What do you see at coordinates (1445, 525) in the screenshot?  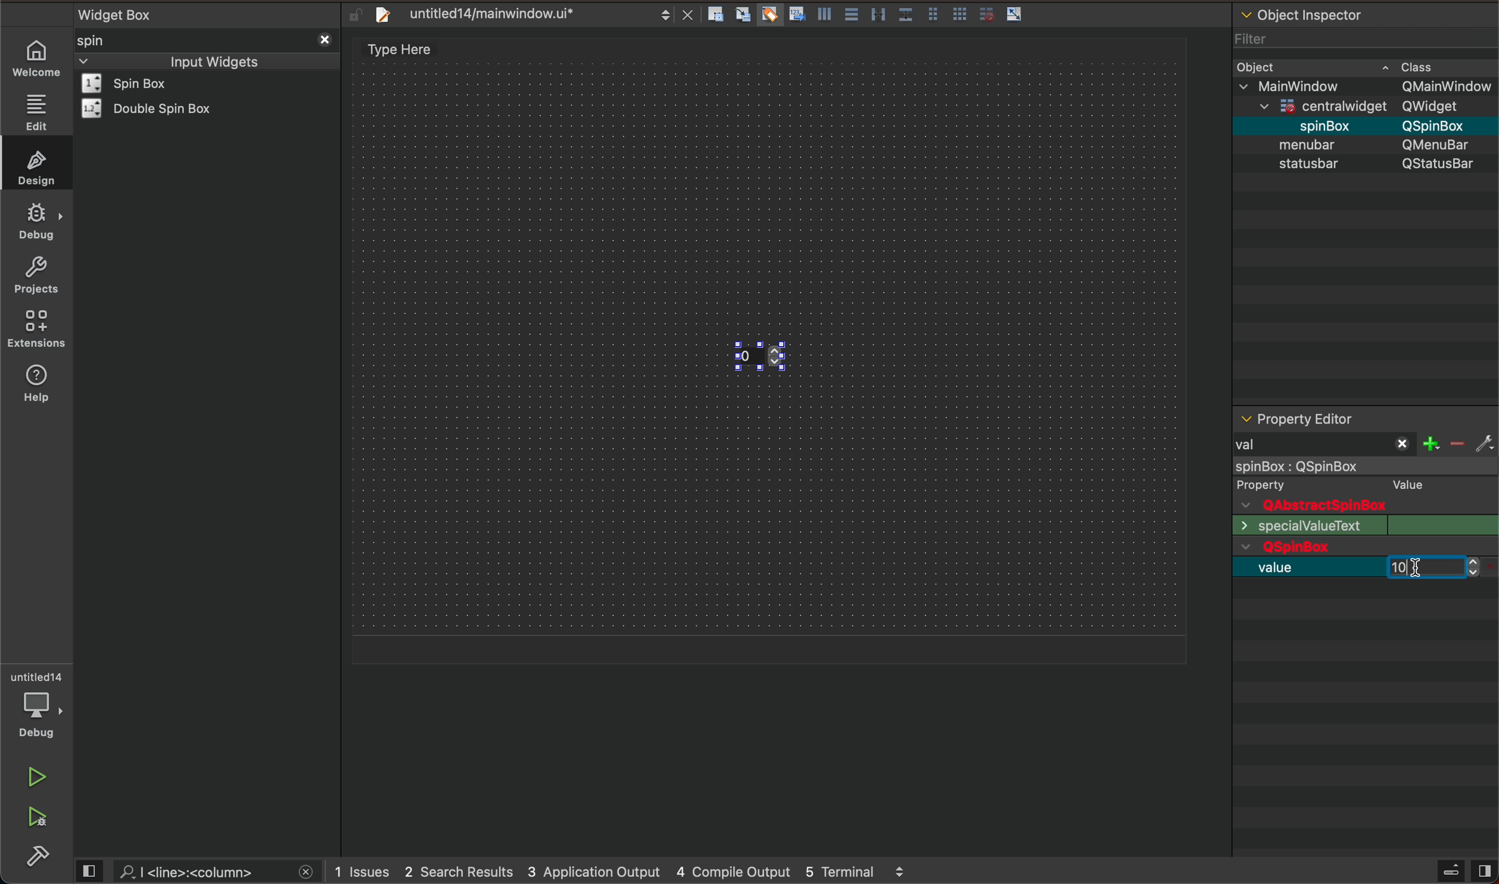 I see `text` at bounding box center [1445, 525].